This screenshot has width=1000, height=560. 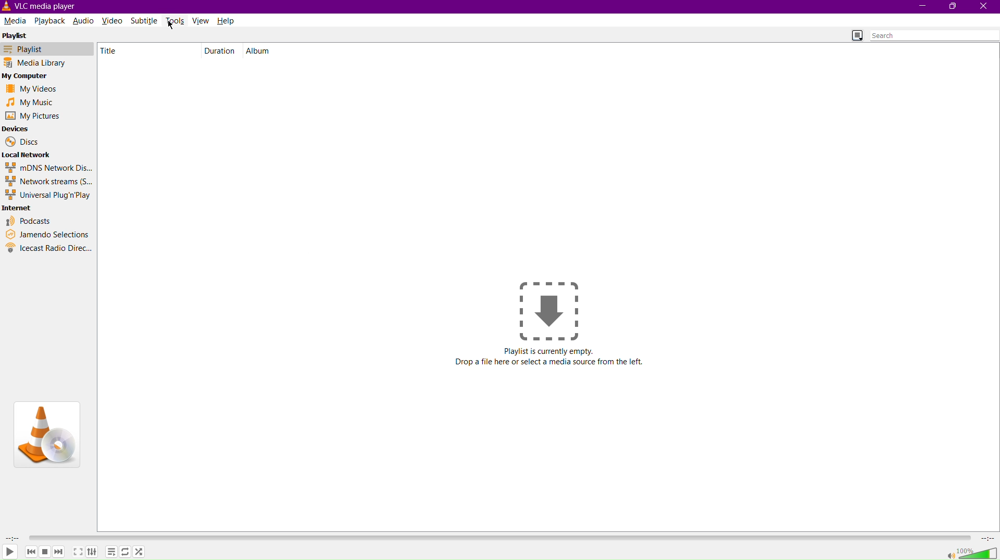 I want to click on My Pictures, so click(x=35, y=117).